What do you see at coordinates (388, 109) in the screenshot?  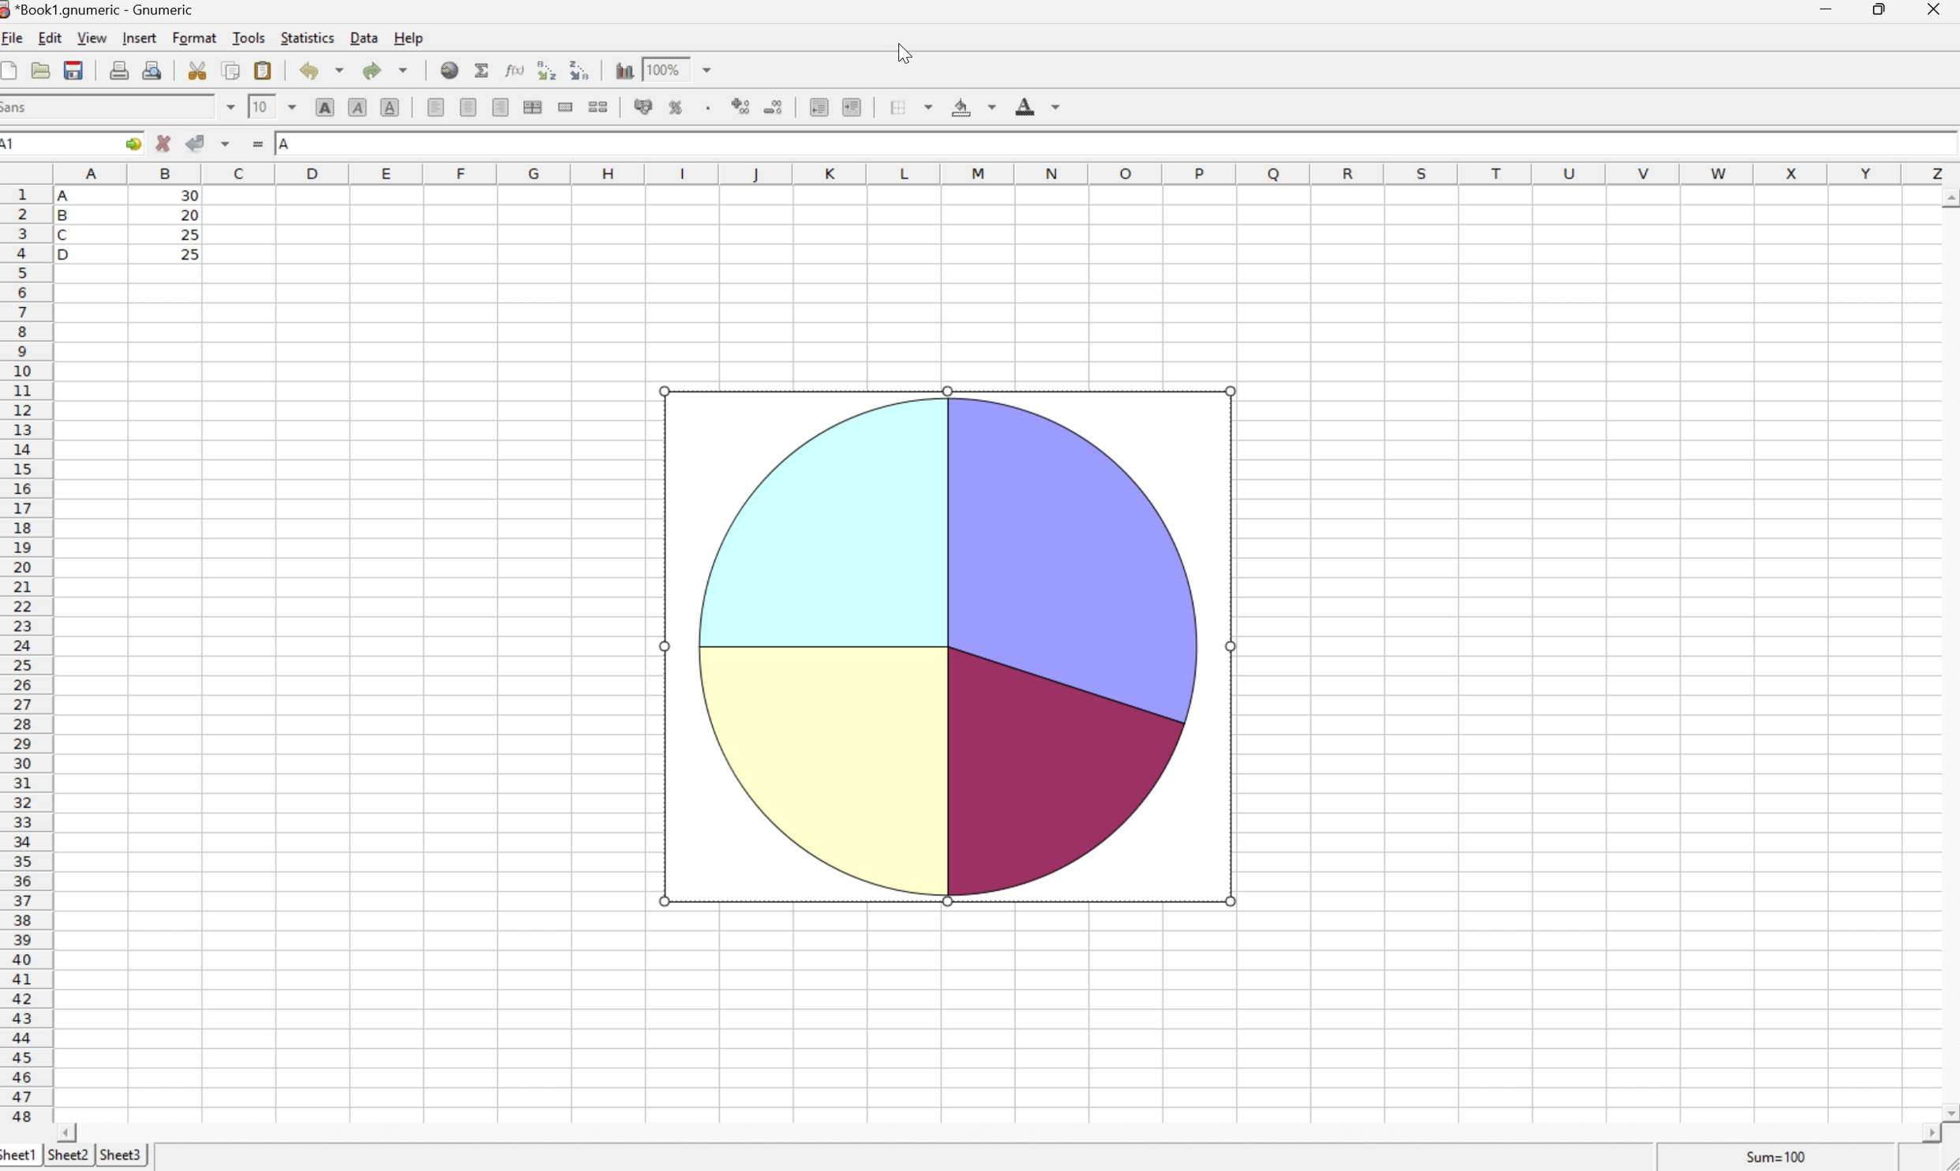 I see `Underline` at bounding box center [388, 109].